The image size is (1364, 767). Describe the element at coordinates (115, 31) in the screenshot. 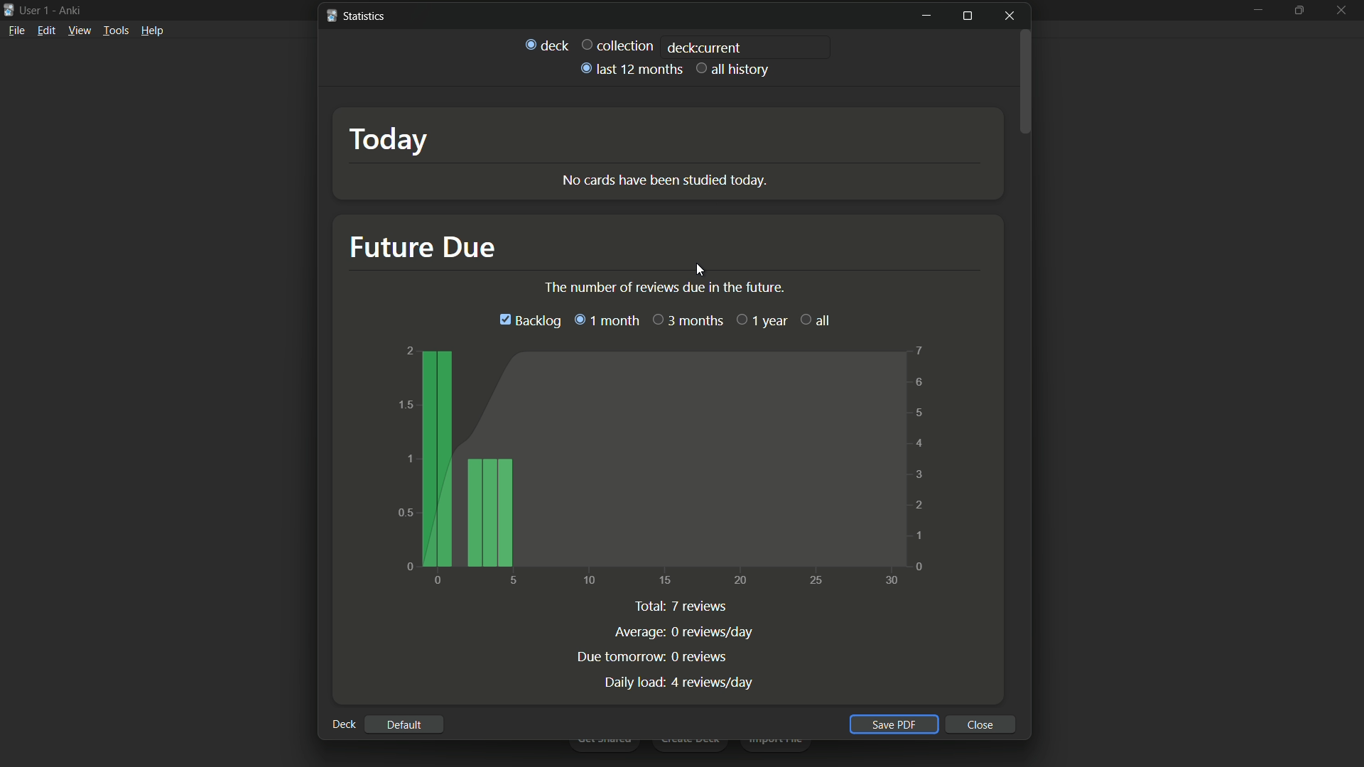

I see `tools menu` at that location.